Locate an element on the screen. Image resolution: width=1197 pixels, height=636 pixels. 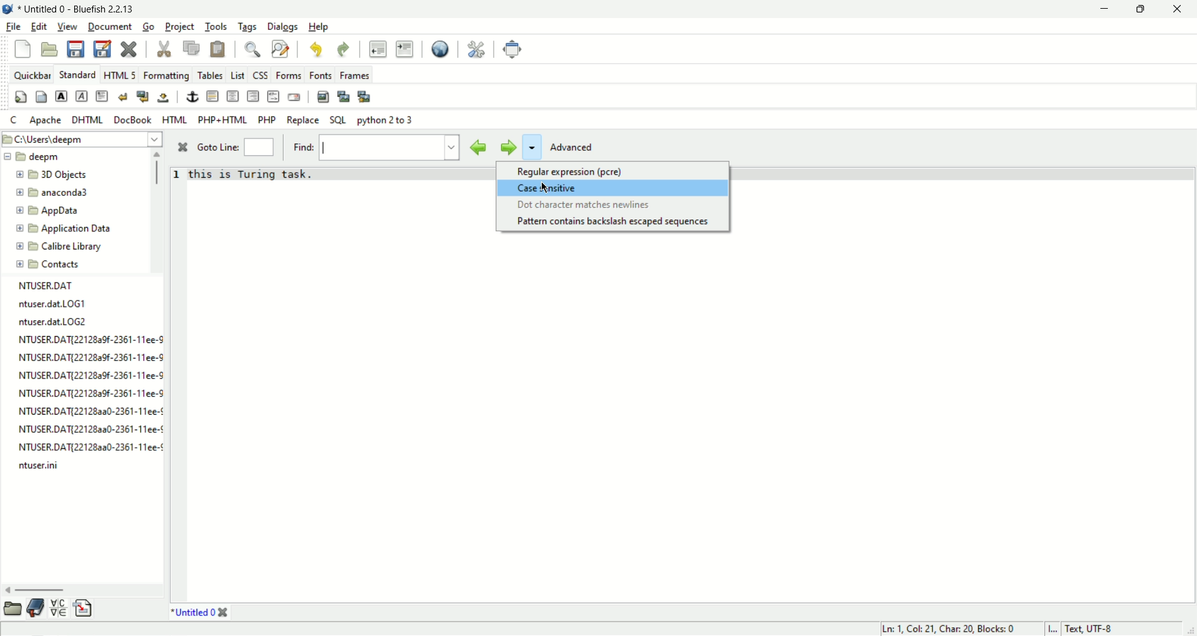
text field is located at coordinates (383, 148).